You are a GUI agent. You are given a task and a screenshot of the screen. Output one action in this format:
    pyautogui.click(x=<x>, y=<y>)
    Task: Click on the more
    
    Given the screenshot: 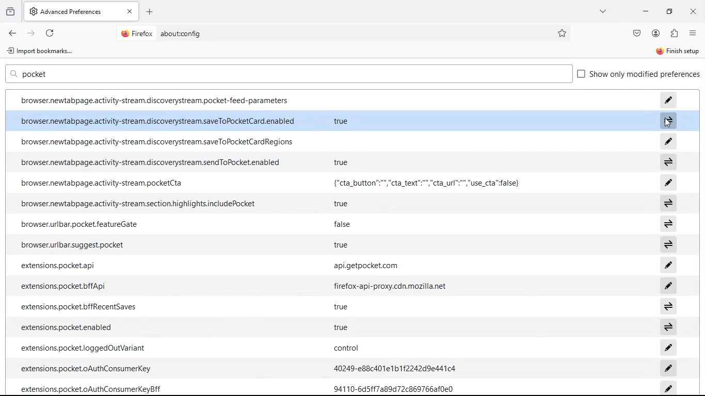 What is the action you would take?
    pyautogui.click(x=601, y=11)
    